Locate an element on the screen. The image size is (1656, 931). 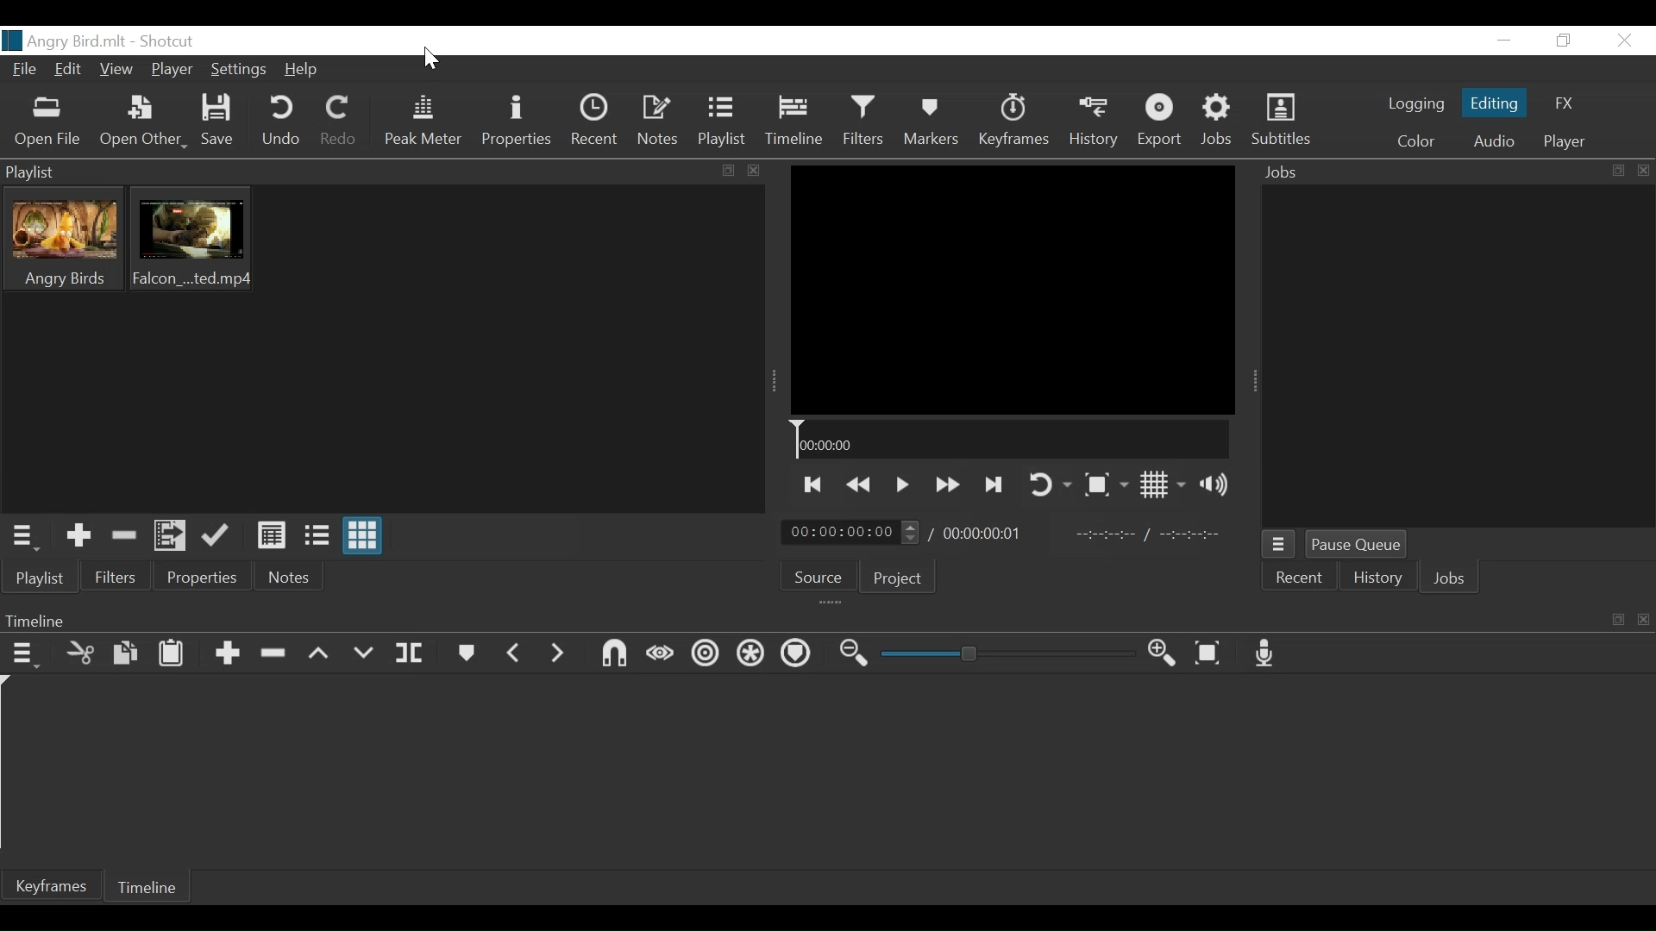
Skip to the previous point is located at coordinates (809, 485).